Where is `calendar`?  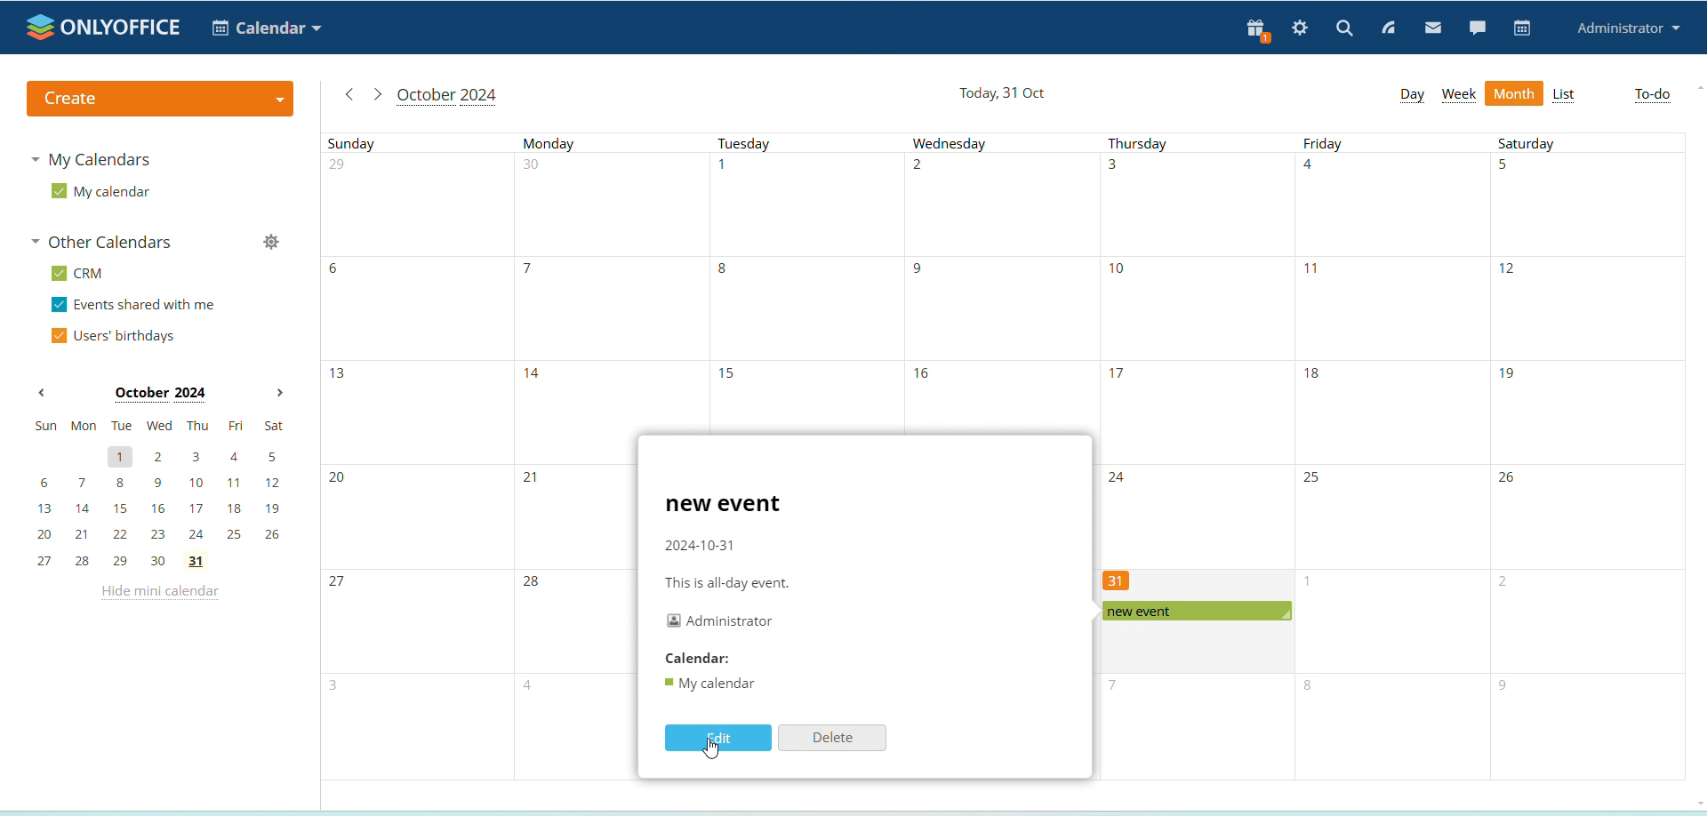
calendar is located at coordinates (695, 659).